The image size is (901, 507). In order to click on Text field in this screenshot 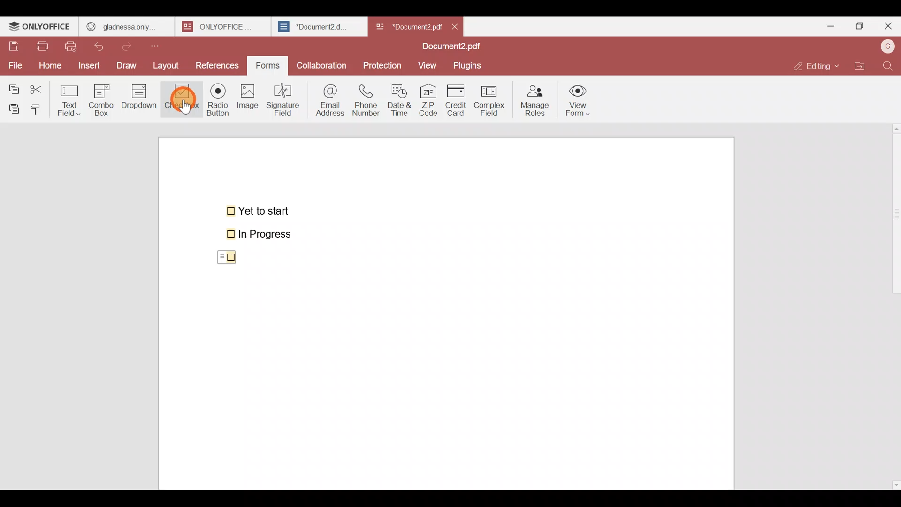, I will do `click(71, 98)`.